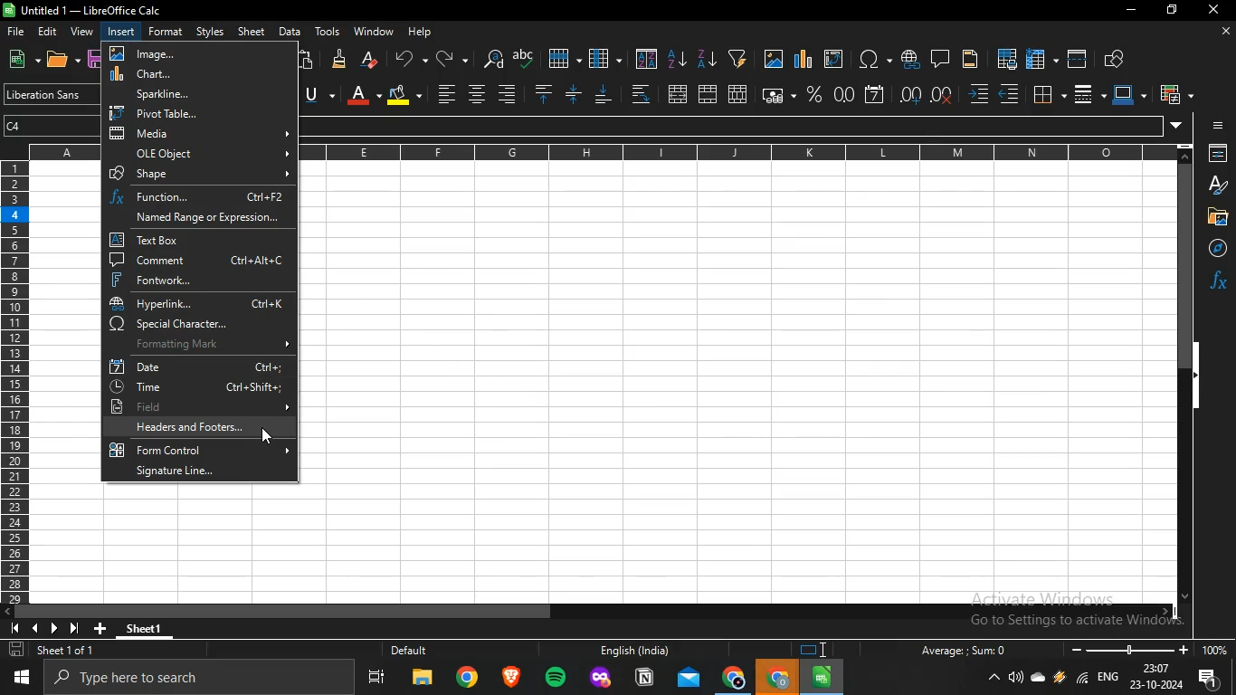 The image size is (1236, 695). What do you see at coordinates (875, 93) in the screenshot?
I see `format as date` at bounding box center [875, 93].